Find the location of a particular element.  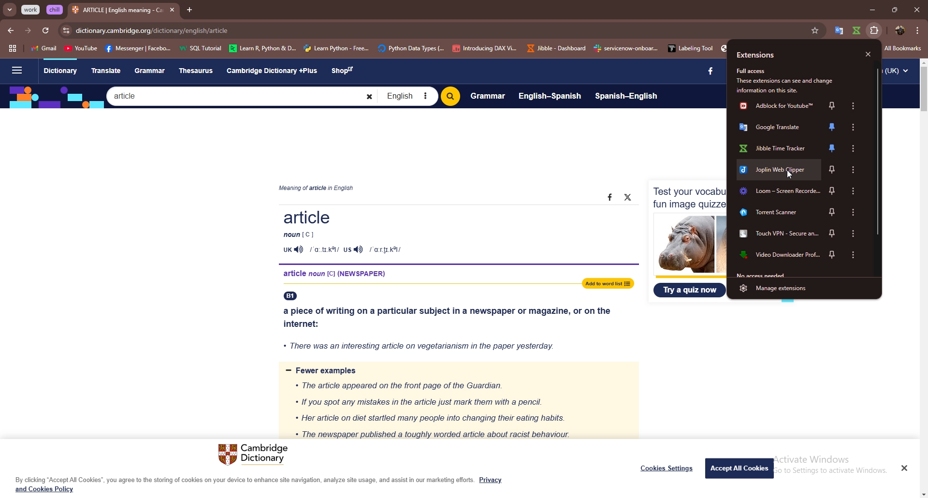

no access needed is located at coordinates (763, 274).